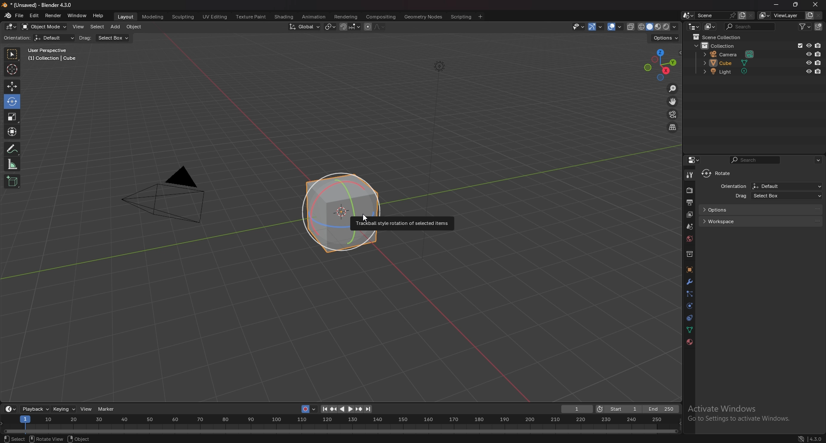  I want to click on keying, so click(65, 409).